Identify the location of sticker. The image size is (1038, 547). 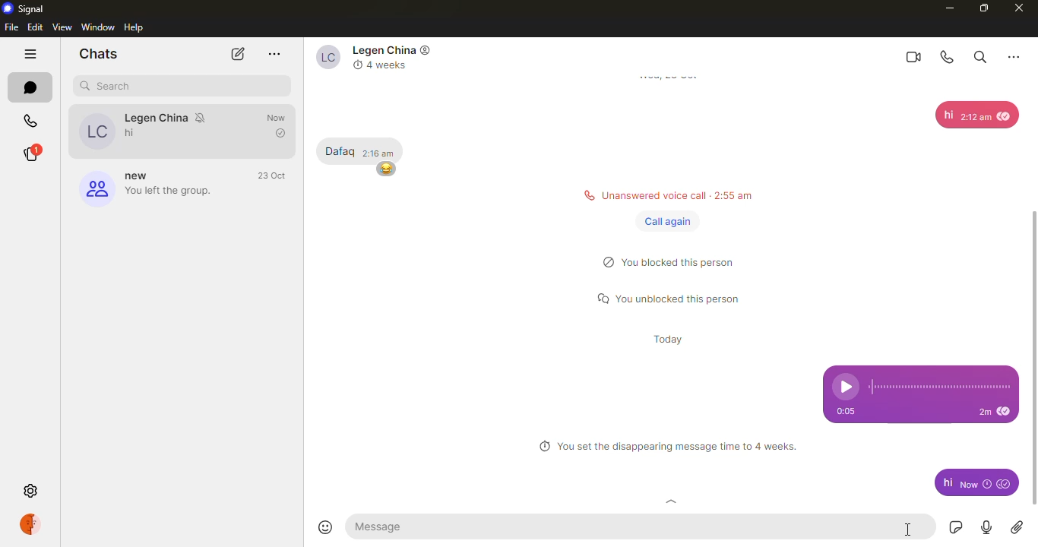
(953, 527).